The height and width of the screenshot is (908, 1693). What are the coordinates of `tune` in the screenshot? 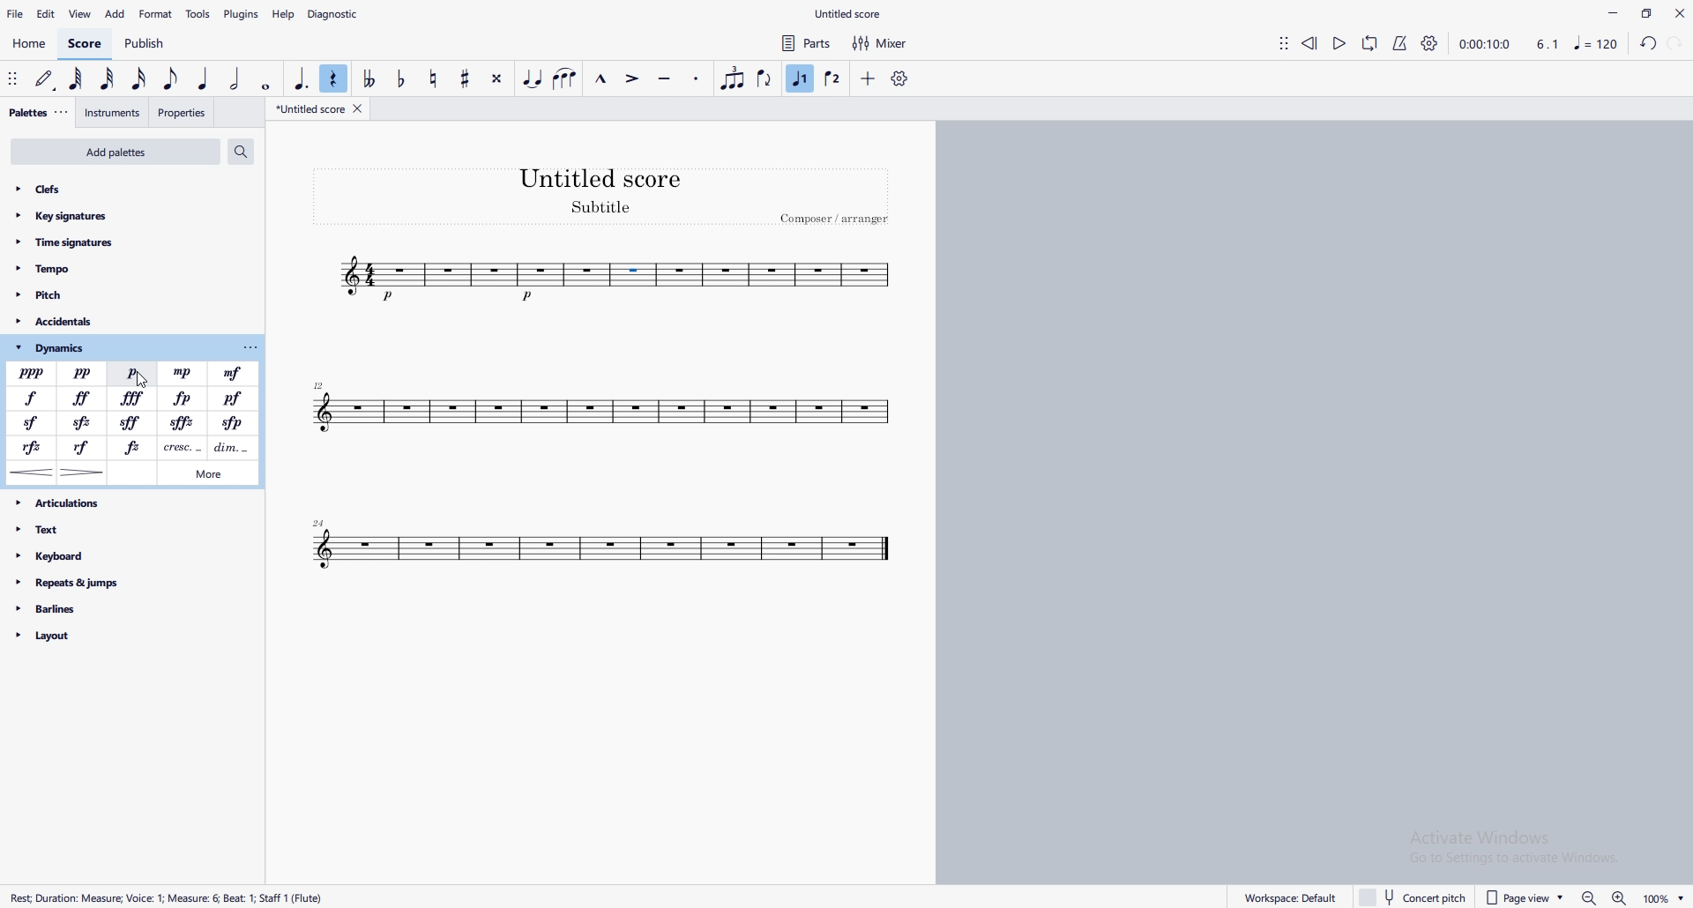 It's located at (604, 409).